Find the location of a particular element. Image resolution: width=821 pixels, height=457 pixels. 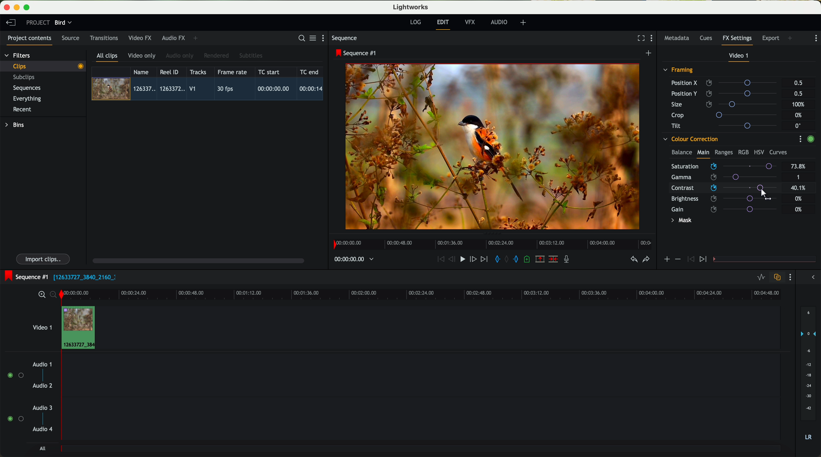

size is located at coordinates (726, 104).